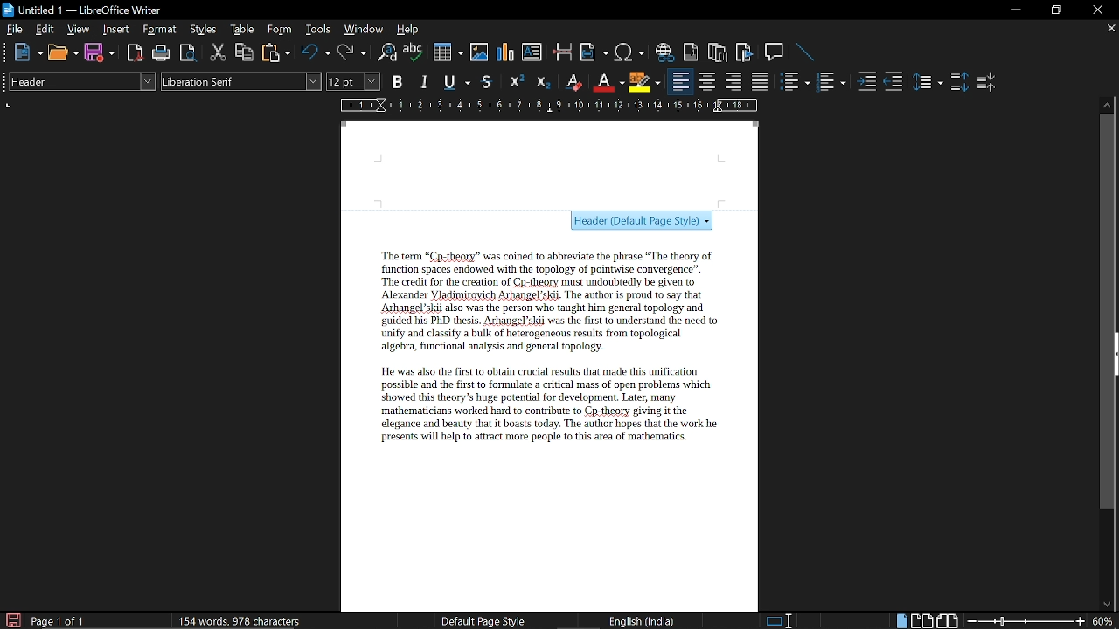 The image size is (1119, 629). I want to click on Insert page break, so click(561, 52).